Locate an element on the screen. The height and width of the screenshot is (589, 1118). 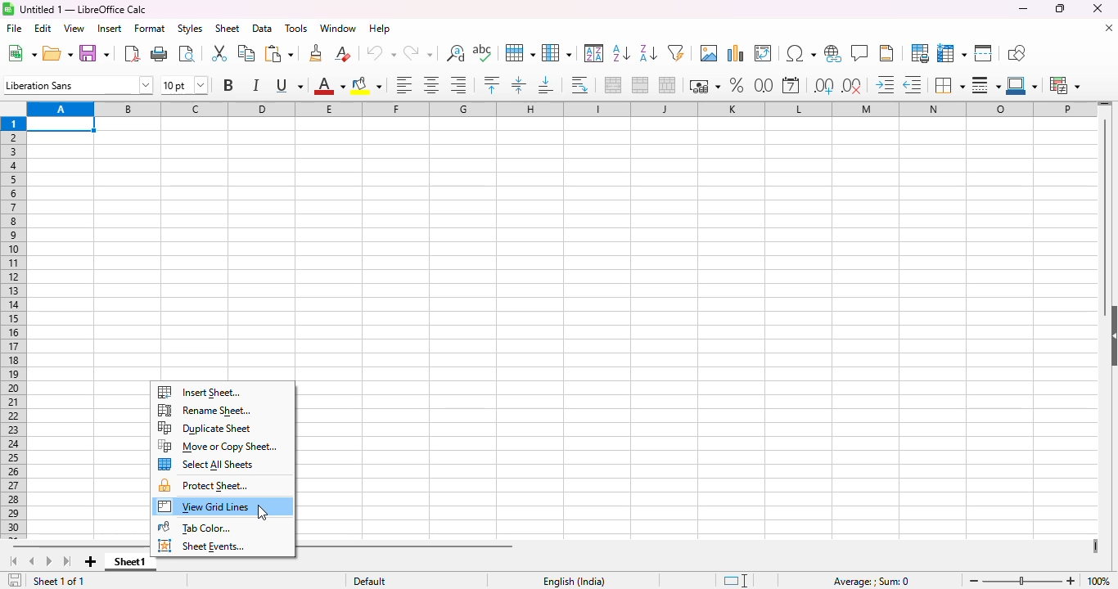
sheet events is located at coordinates (202, 546).